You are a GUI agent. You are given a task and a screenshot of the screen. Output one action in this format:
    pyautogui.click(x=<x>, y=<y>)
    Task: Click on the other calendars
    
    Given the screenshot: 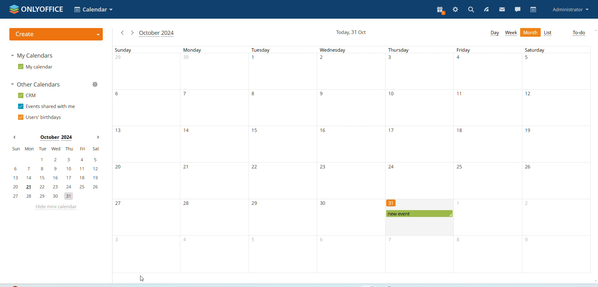 What is the action you would take?
    pyautogui.click(x=37, y=84)
    